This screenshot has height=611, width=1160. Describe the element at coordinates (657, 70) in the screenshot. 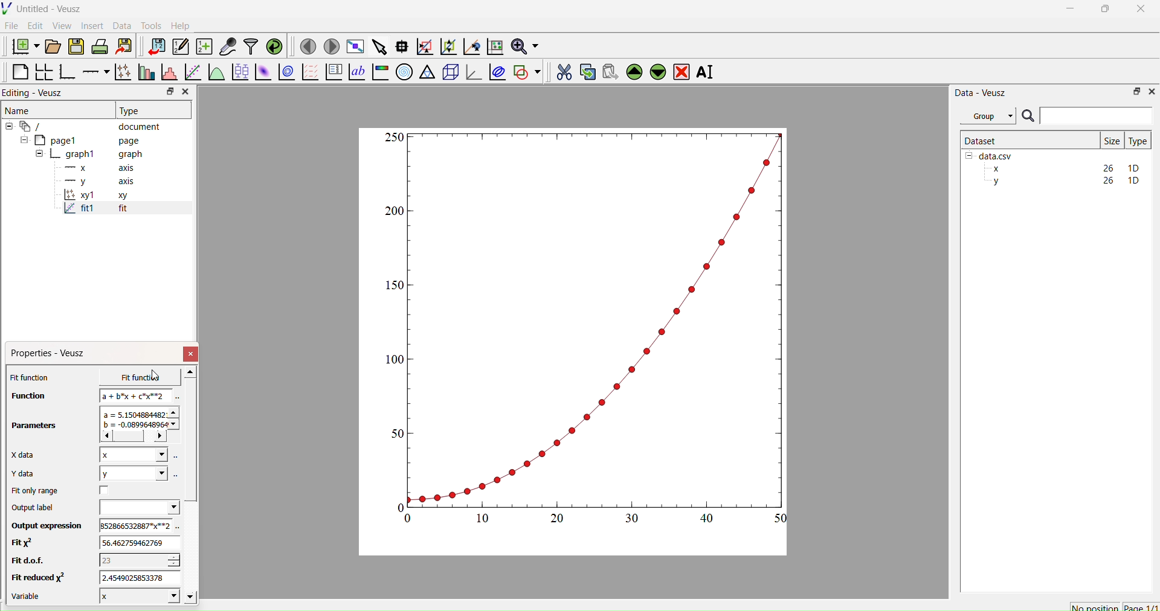

I see `Down` at that location.